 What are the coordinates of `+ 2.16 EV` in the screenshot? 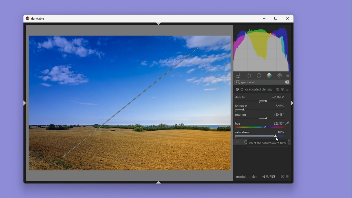 It's located at (278, 97).